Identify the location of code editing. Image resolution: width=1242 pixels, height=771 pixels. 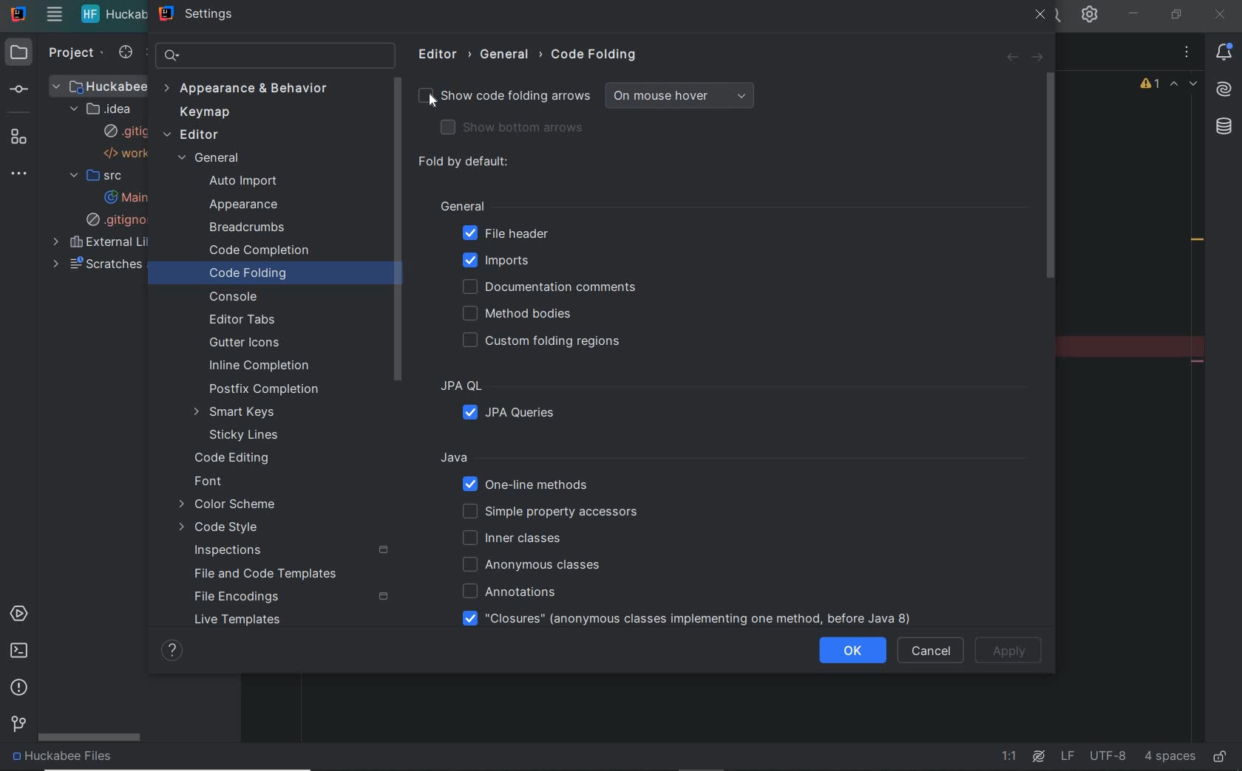
(234, 459).